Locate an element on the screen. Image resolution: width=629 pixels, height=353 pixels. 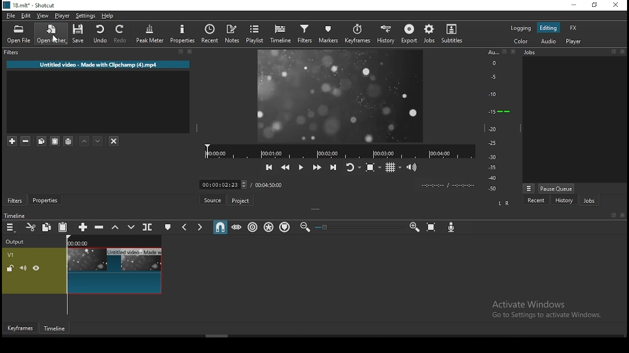
properties is located at coordinates (182, 34).